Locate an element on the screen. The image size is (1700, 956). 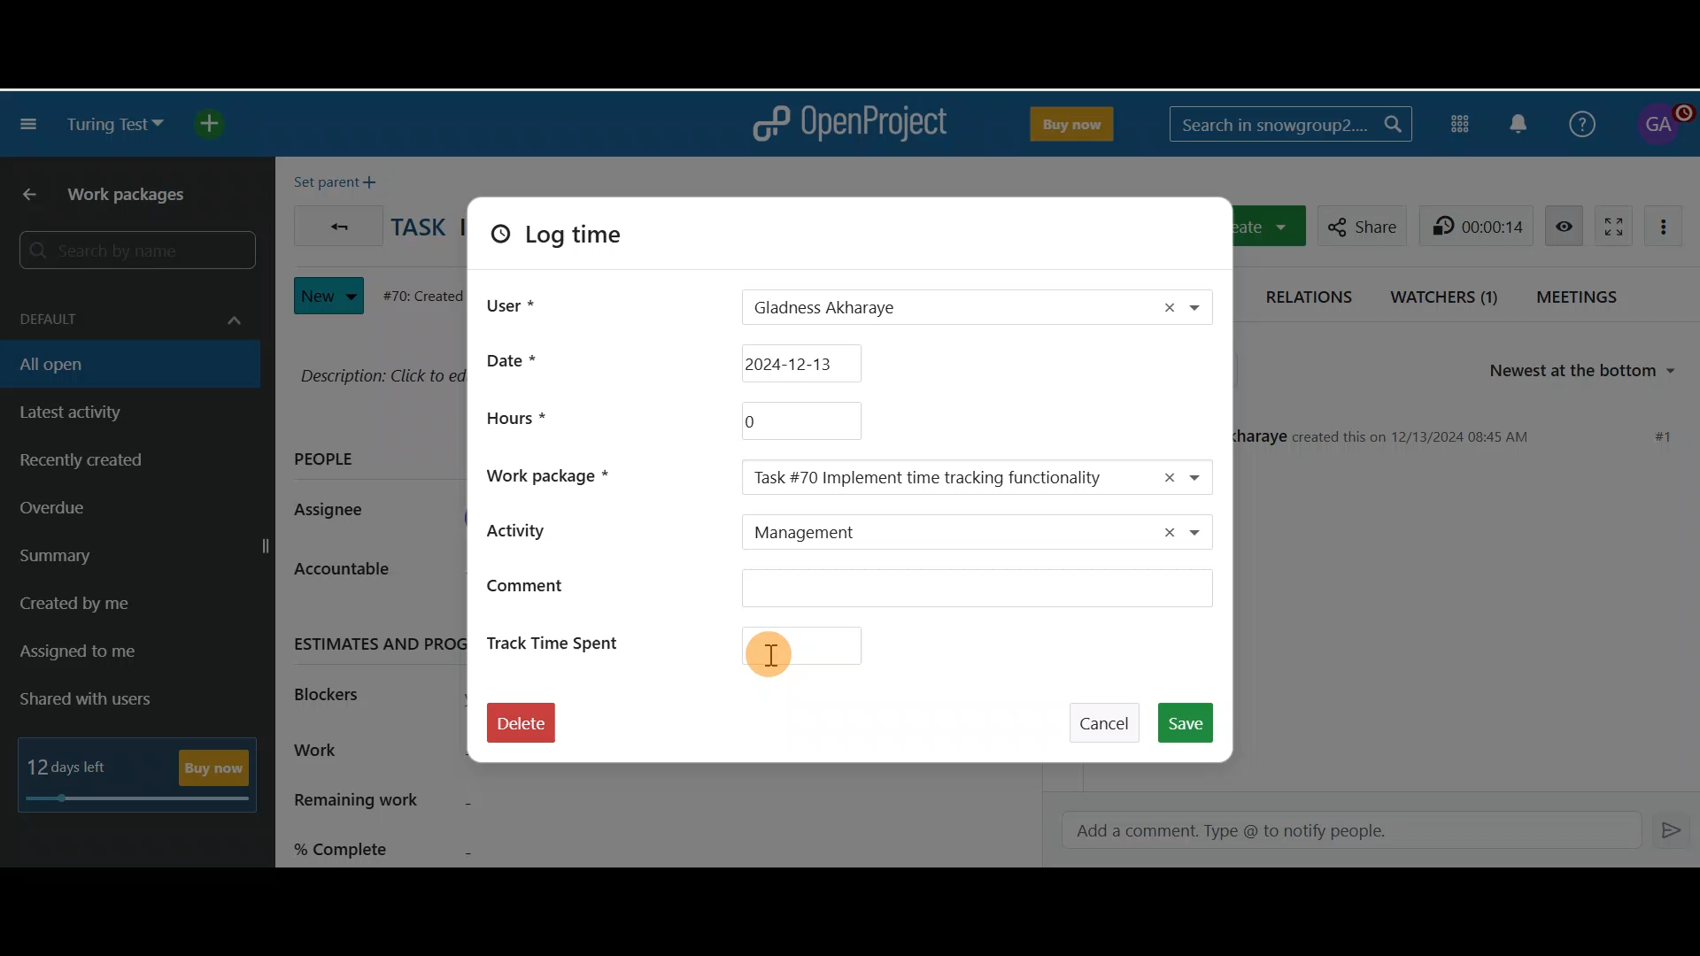
Created by me is located at coordinates (117, 609).